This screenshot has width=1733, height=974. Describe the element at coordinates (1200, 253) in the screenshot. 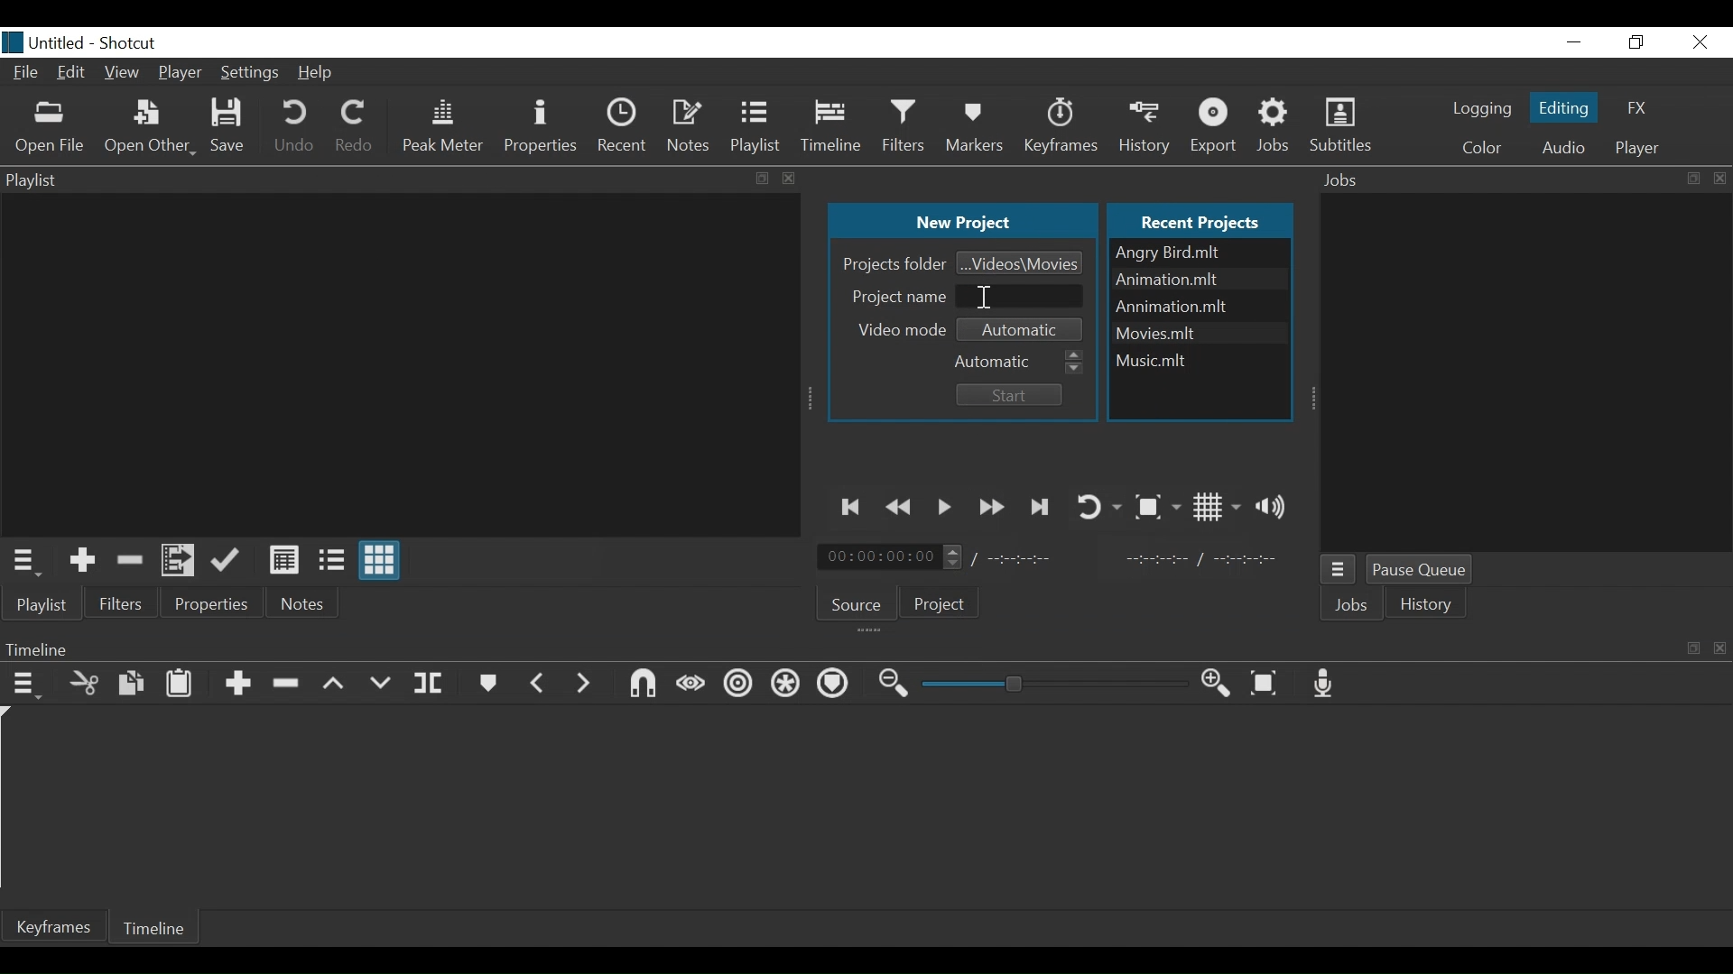

I see `File name` at that location.